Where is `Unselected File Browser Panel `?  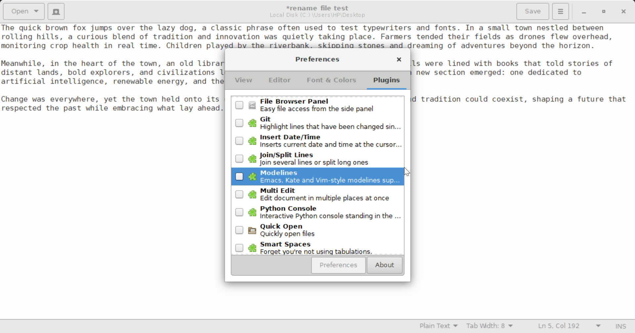
Unselected File Browser Panel  is located at coordinates (318, 105).